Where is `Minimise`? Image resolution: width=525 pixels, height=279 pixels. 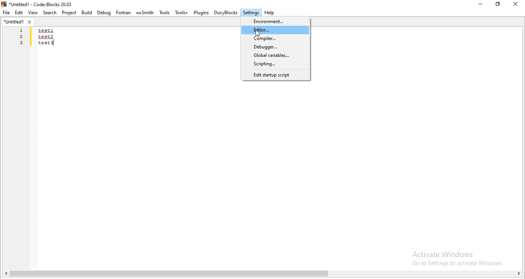
Minimise is located at coordinates (482, 4).